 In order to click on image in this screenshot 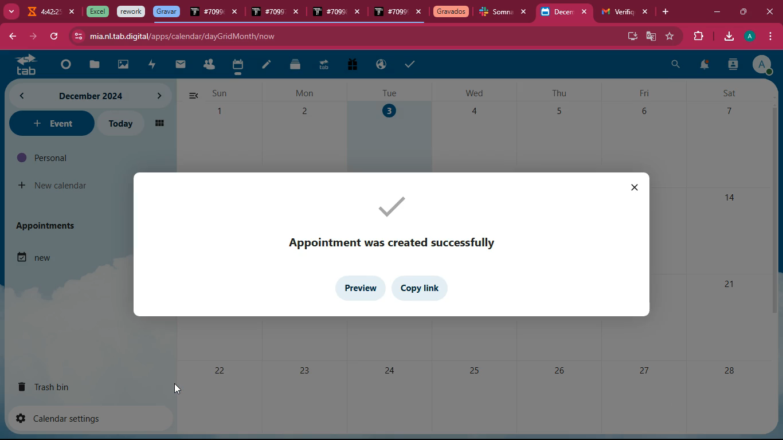, I will do `click(124, 66)`.